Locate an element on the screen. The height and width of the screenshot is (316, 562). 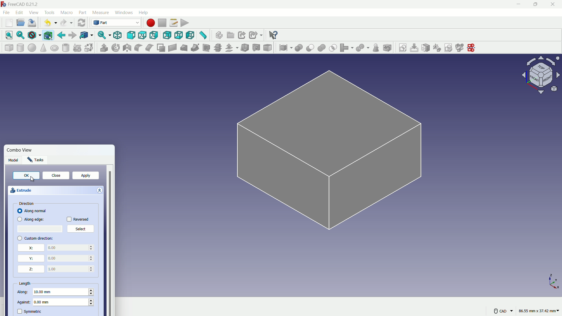
Along edge is located at coordinates (34, 219).